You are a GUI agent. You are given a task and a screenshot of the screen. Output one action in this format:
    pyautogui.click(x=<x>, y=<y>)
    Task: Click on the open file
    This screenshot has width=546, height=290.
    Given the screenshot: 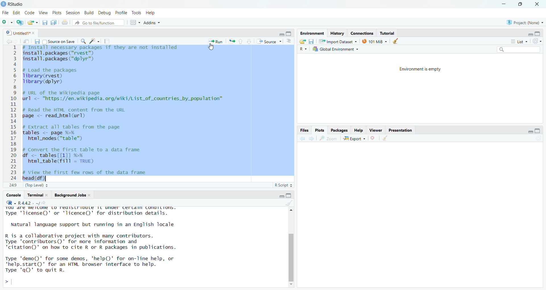 What is the action you would take?
    pyautogui.click(x=34, y=22)
    